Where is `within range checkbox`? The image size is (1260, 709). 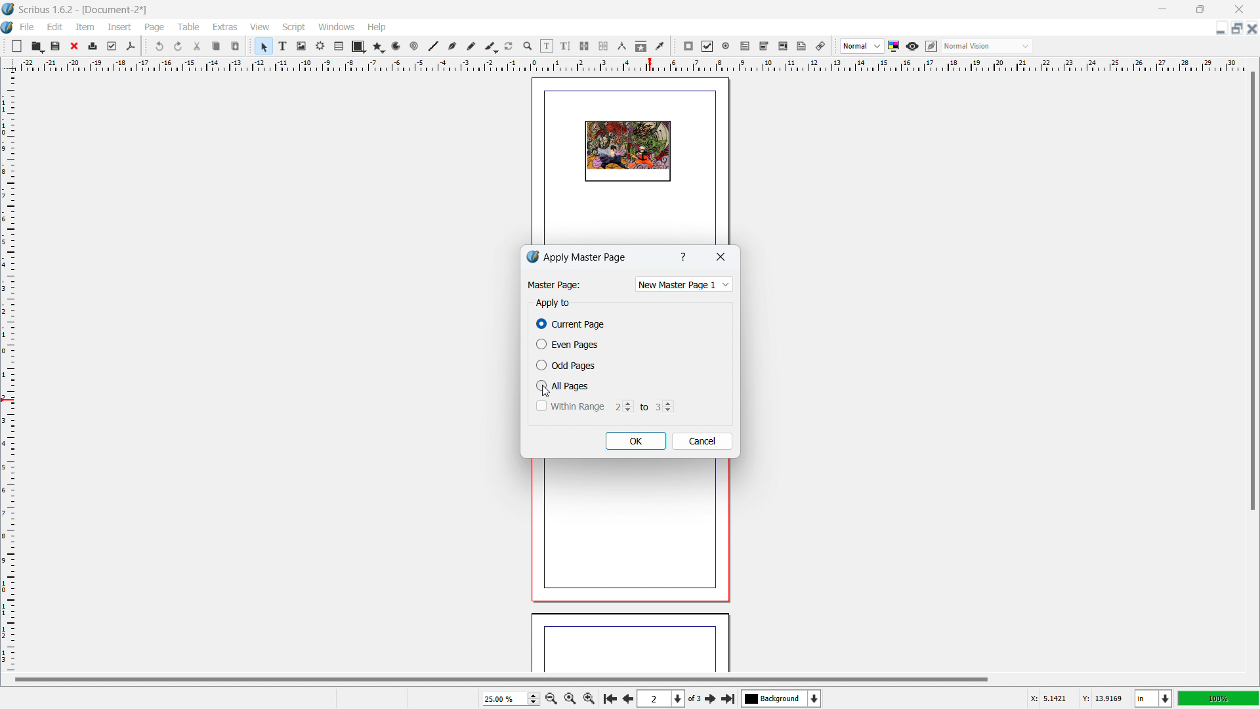 within range checkbox is located at coordinates (569, 406).